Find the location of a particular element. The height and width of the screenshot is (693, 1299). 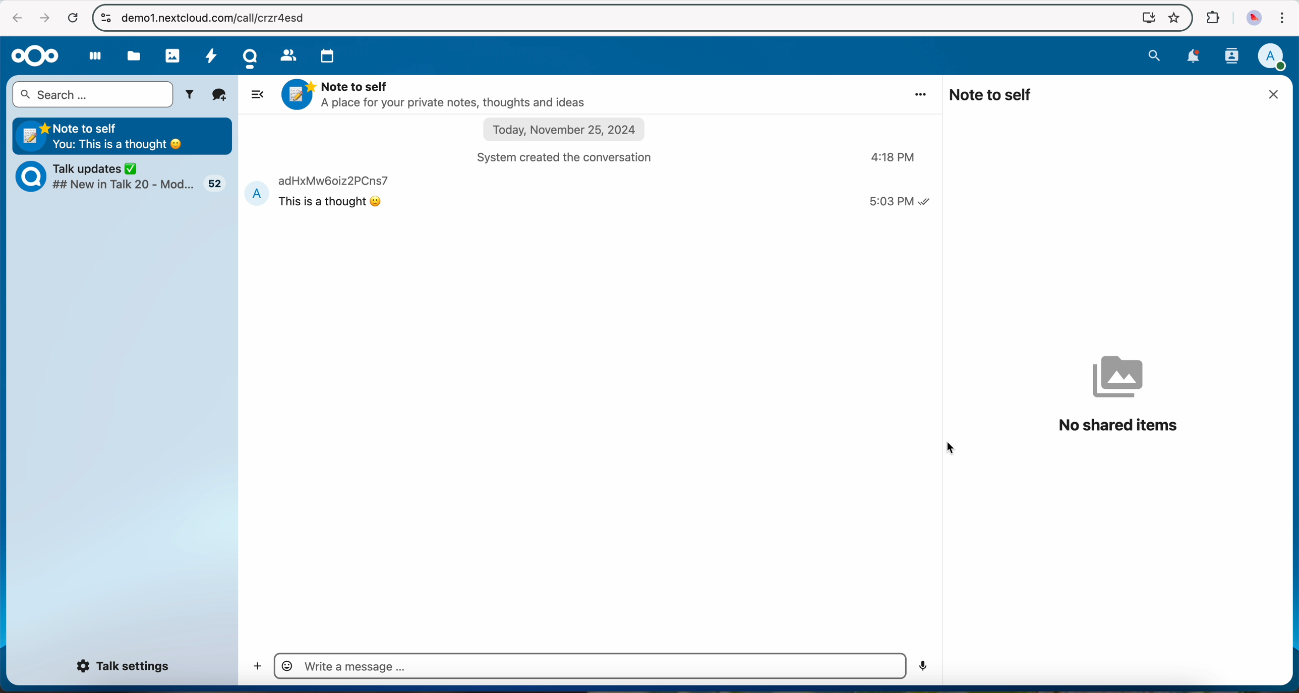

Note to self is located at coordinates (124, 135).